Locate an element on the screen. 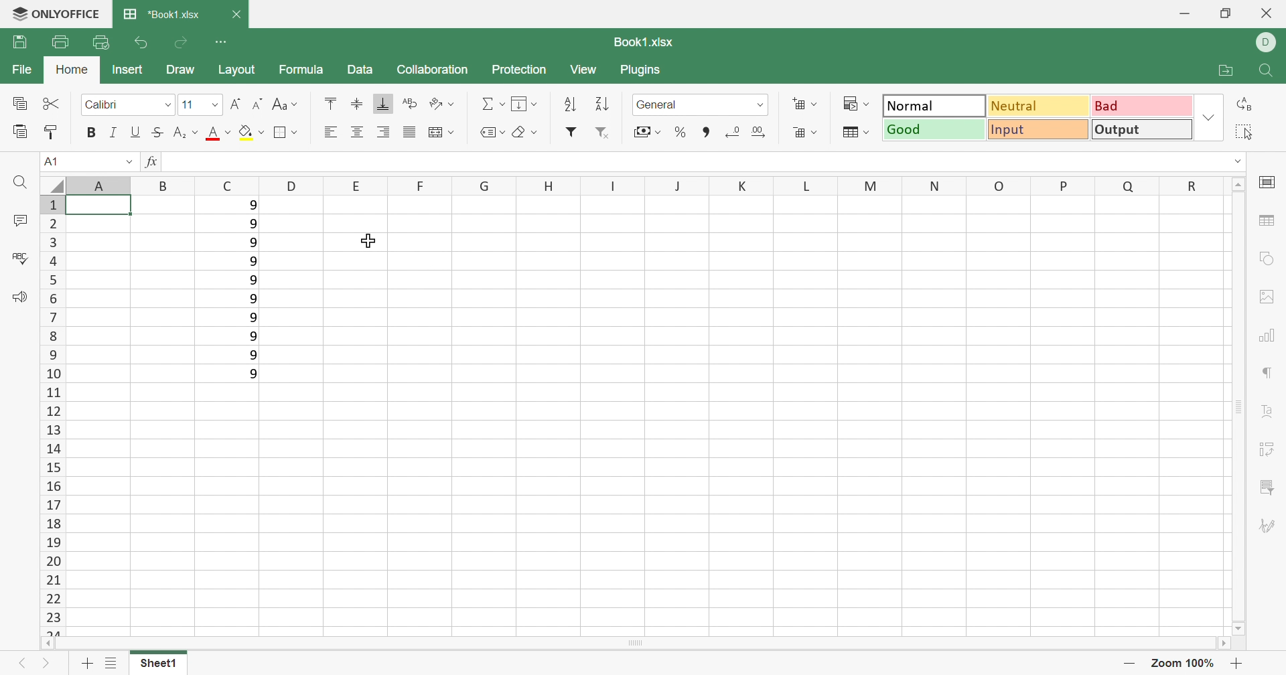 This screenshot has width=1286, height=675. Find is located at coordinates (18, 184).